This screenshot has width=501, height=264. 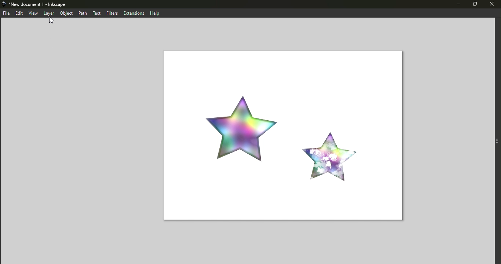 I want to click on help, so click(x=154, y=12).